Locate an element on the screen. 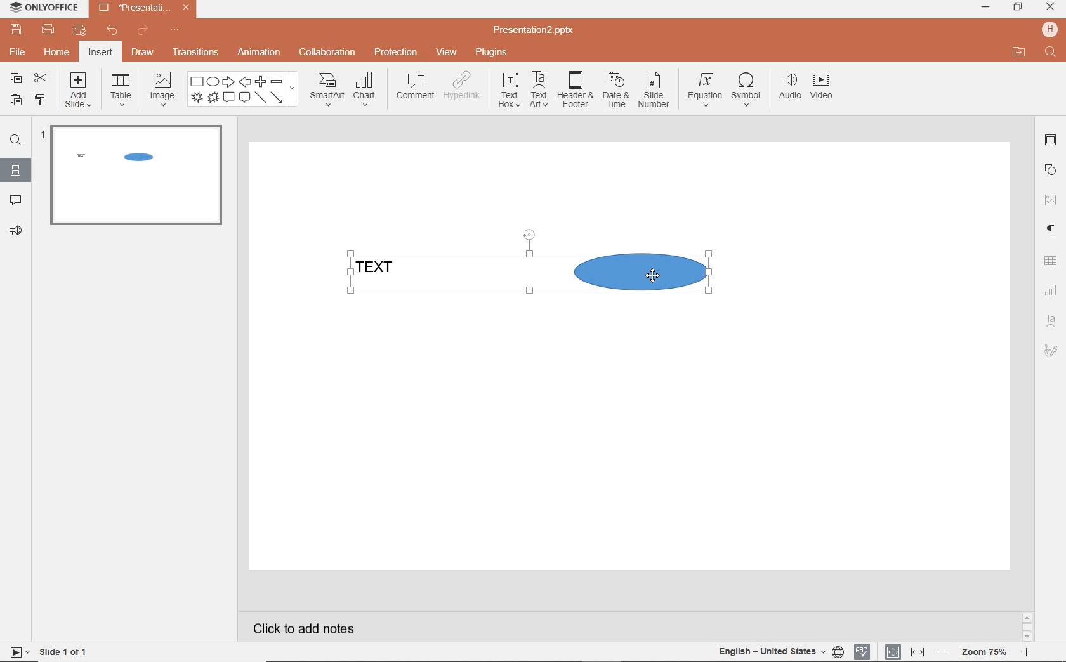 Image resolution: width=1066 pixels, height=662 pixels. HP is located at coordinates (1051, 29).